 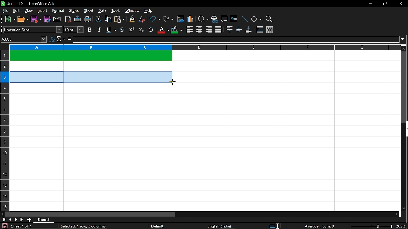 What do you see at coordinates (74, 11) in the screenshot?
I see `styles` at bounding box center [74, 11].